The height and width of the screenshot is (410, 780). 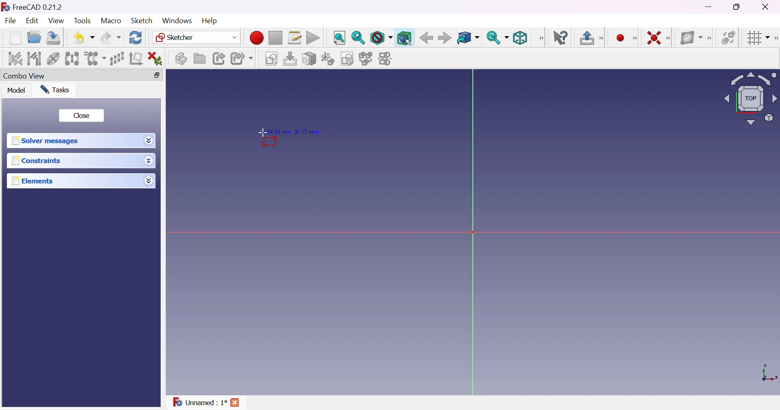 I want to click on Tools, so click(x=83, y=21).